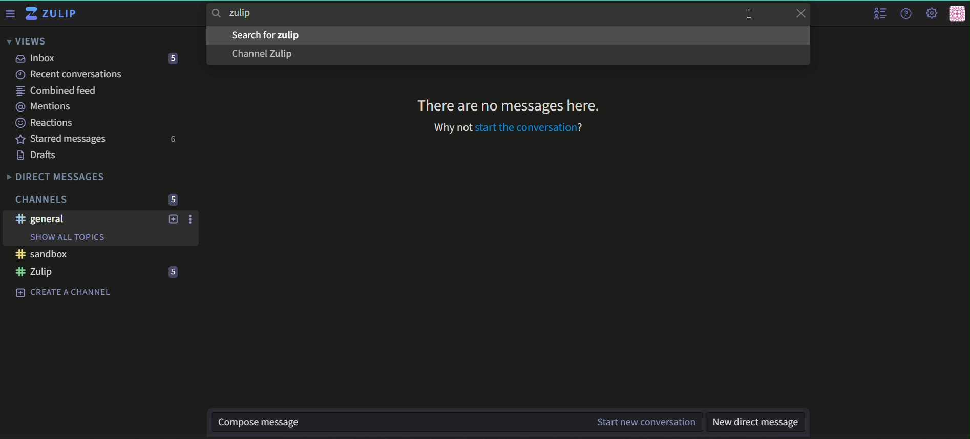  I want to click on Text, so click(501, 101).